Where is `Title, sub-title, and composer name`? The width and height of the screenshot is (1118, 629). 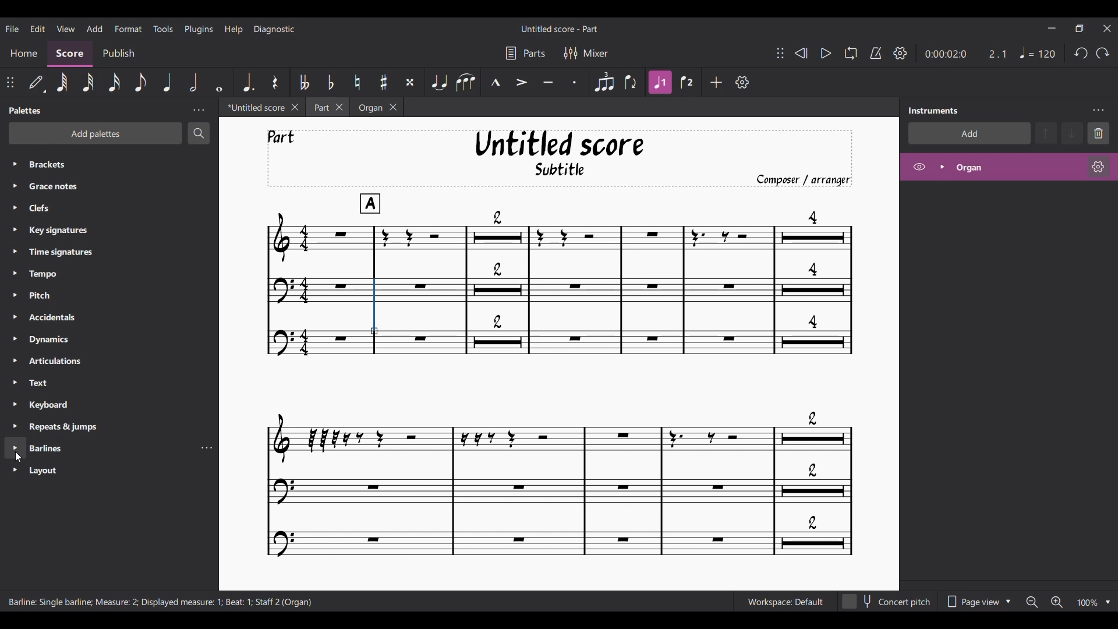
Title, sub-title, and composer name is located at coordinates (560, 158).